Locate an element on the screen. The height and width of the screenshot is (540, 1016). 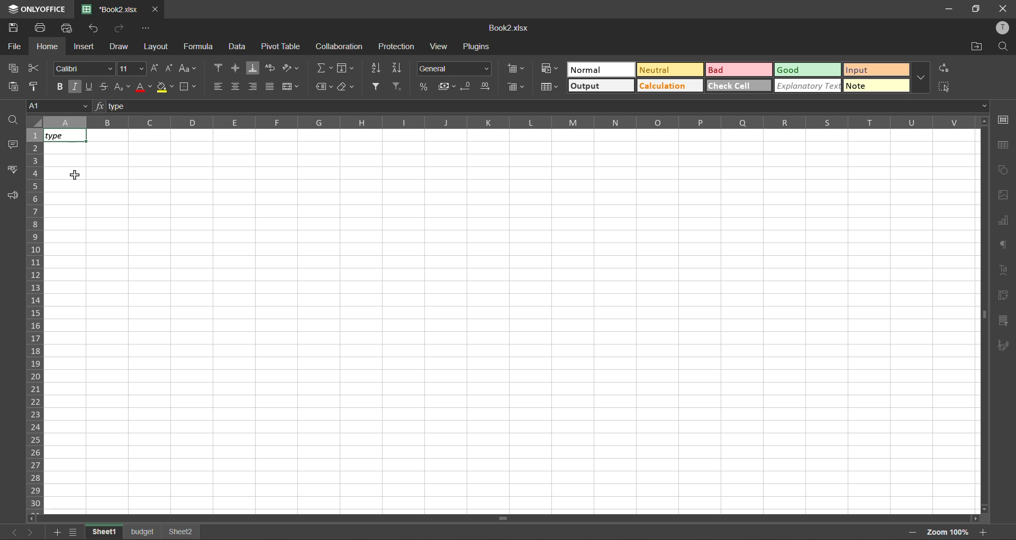
note is located at coordinates (876, 87).